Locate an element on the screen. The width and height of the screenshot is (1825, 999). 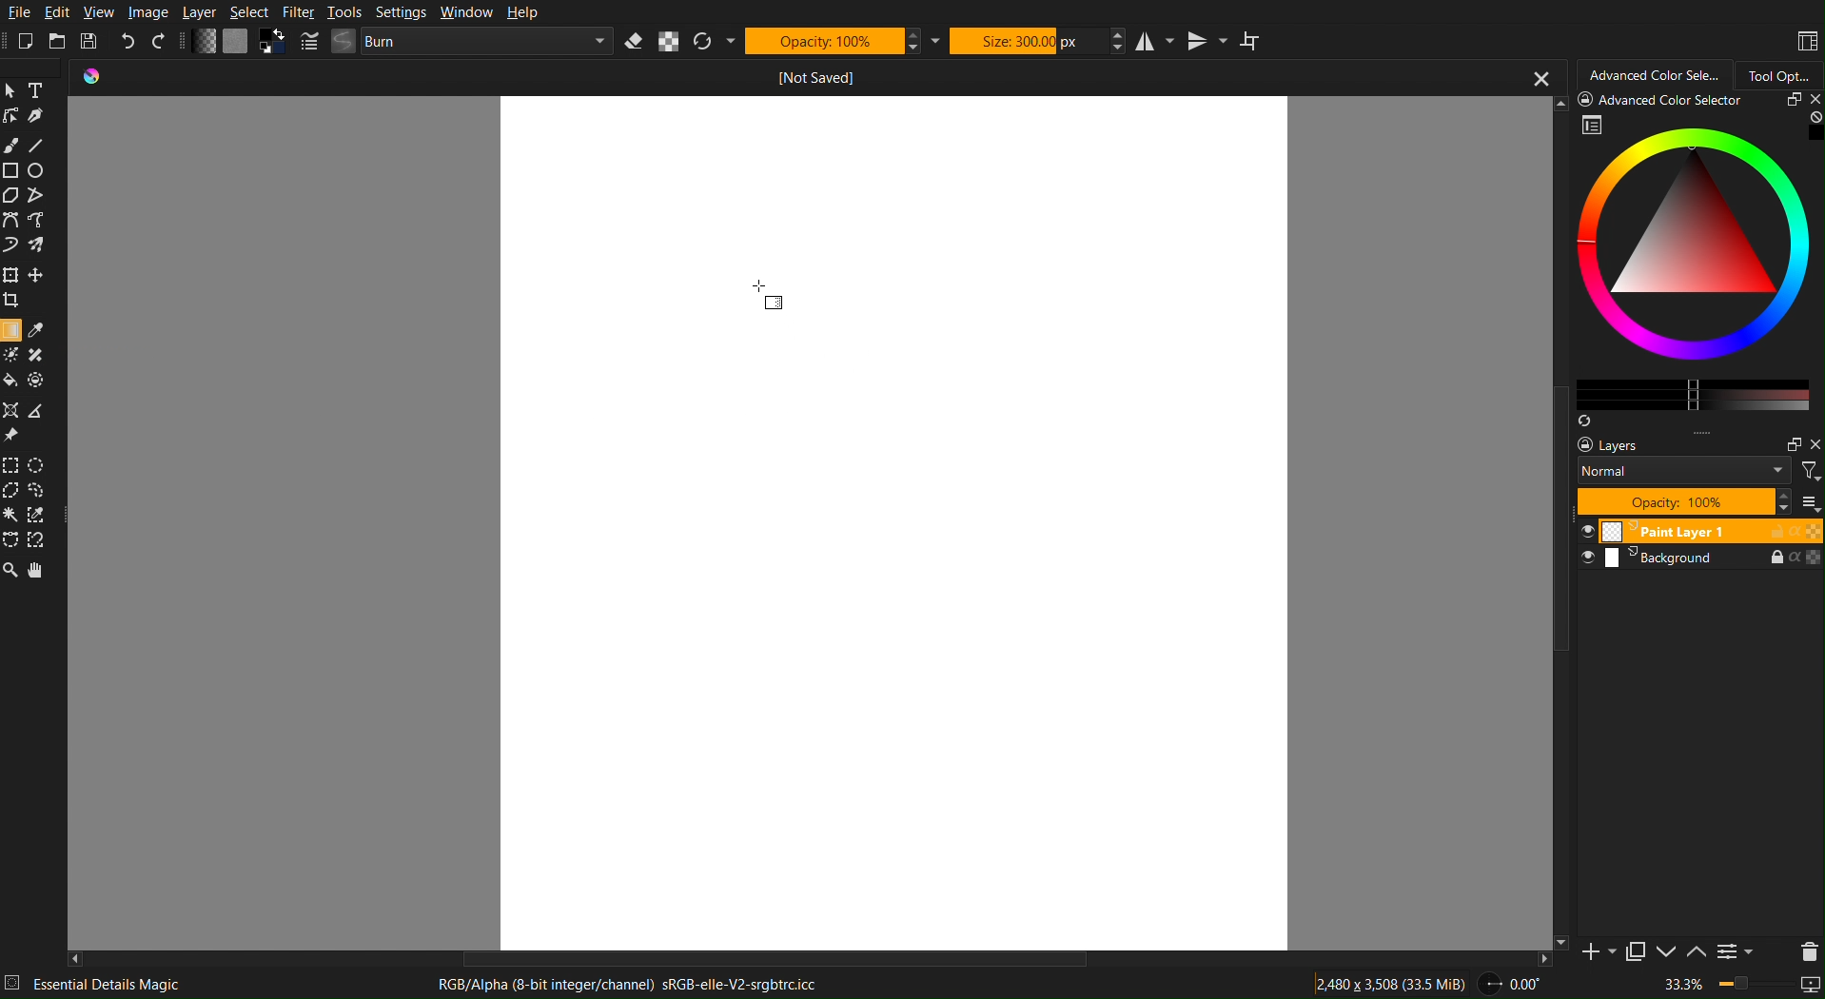
Text is located at coordinates (41, 90).